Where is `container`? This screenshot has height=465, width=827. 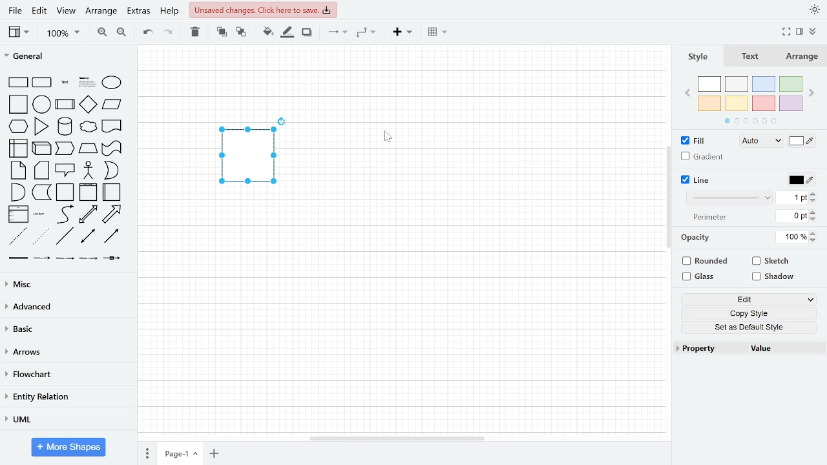
container is located at coordinates (66, 192).